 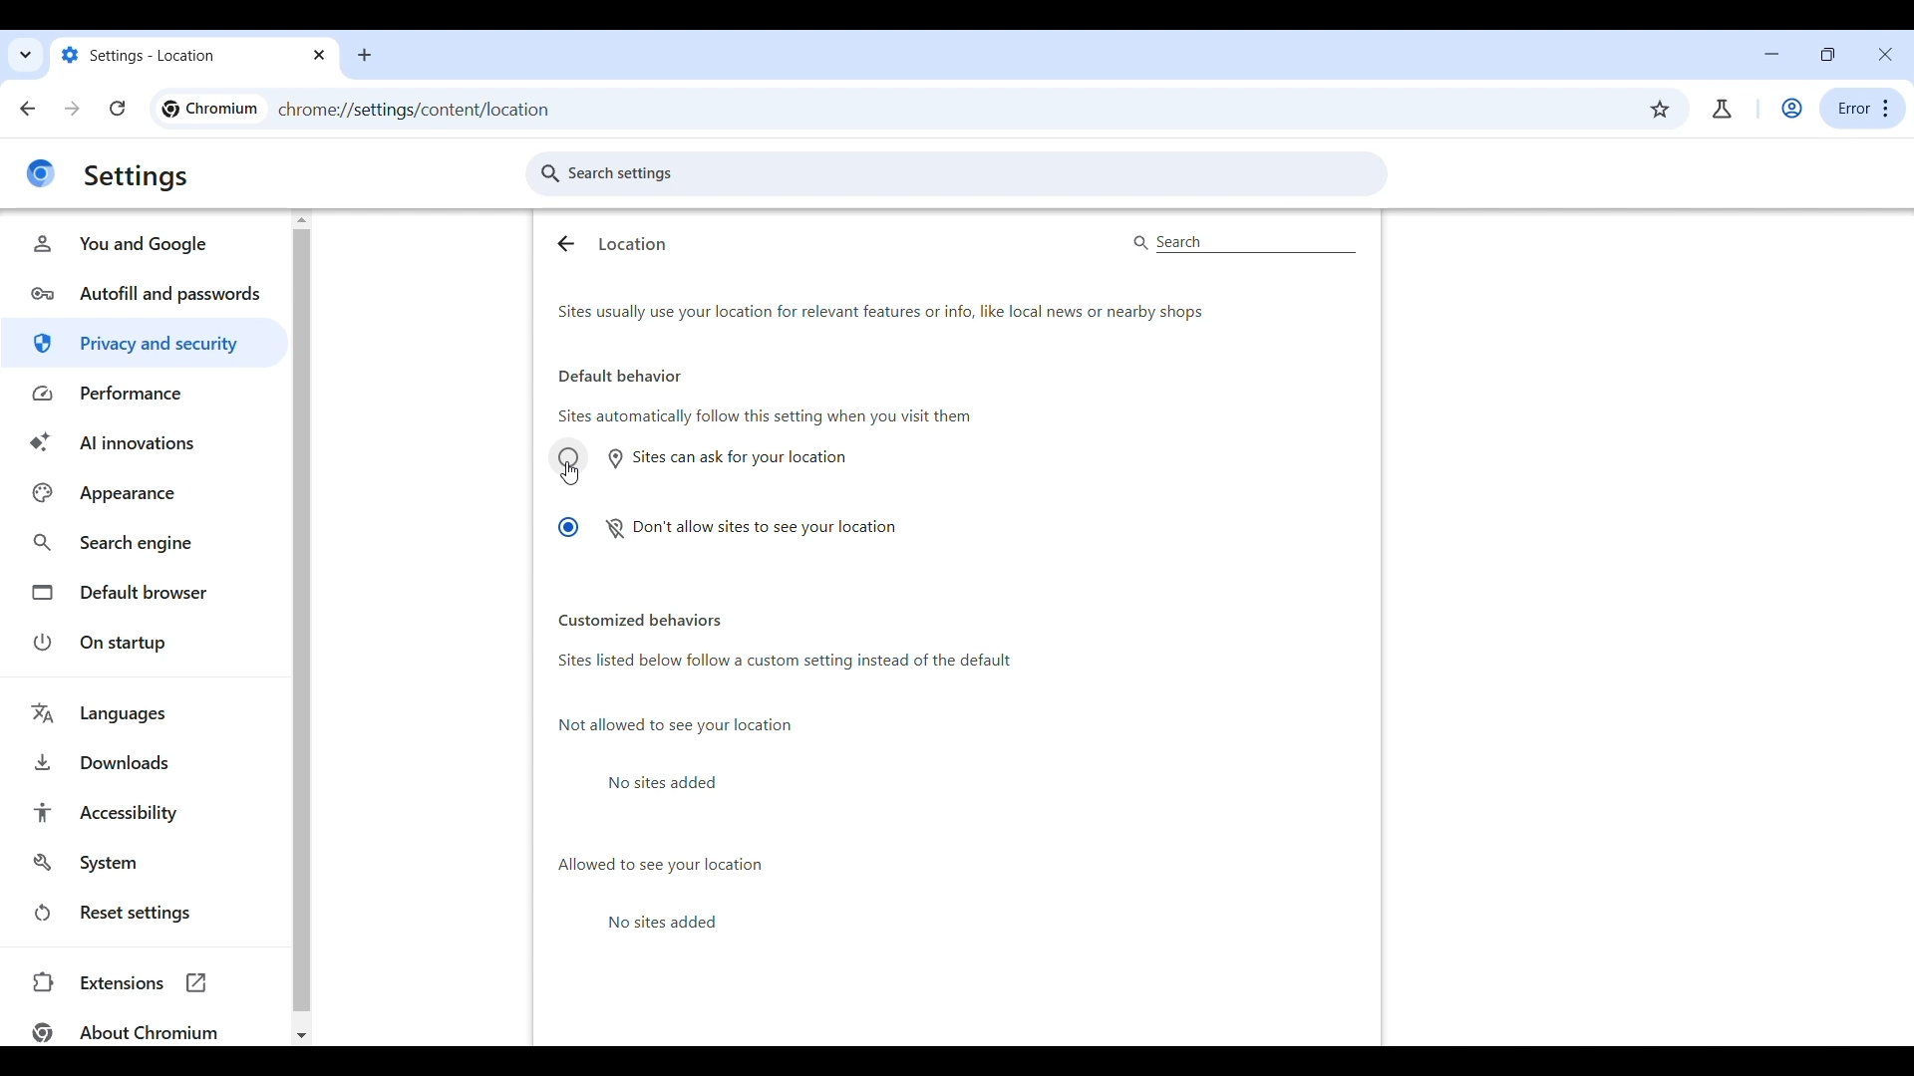 I want to click on System, so click(x=142, y=864).